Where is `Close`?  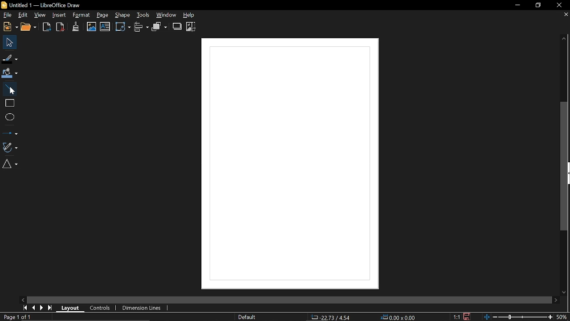 Close is located at coordinates (559, 6).